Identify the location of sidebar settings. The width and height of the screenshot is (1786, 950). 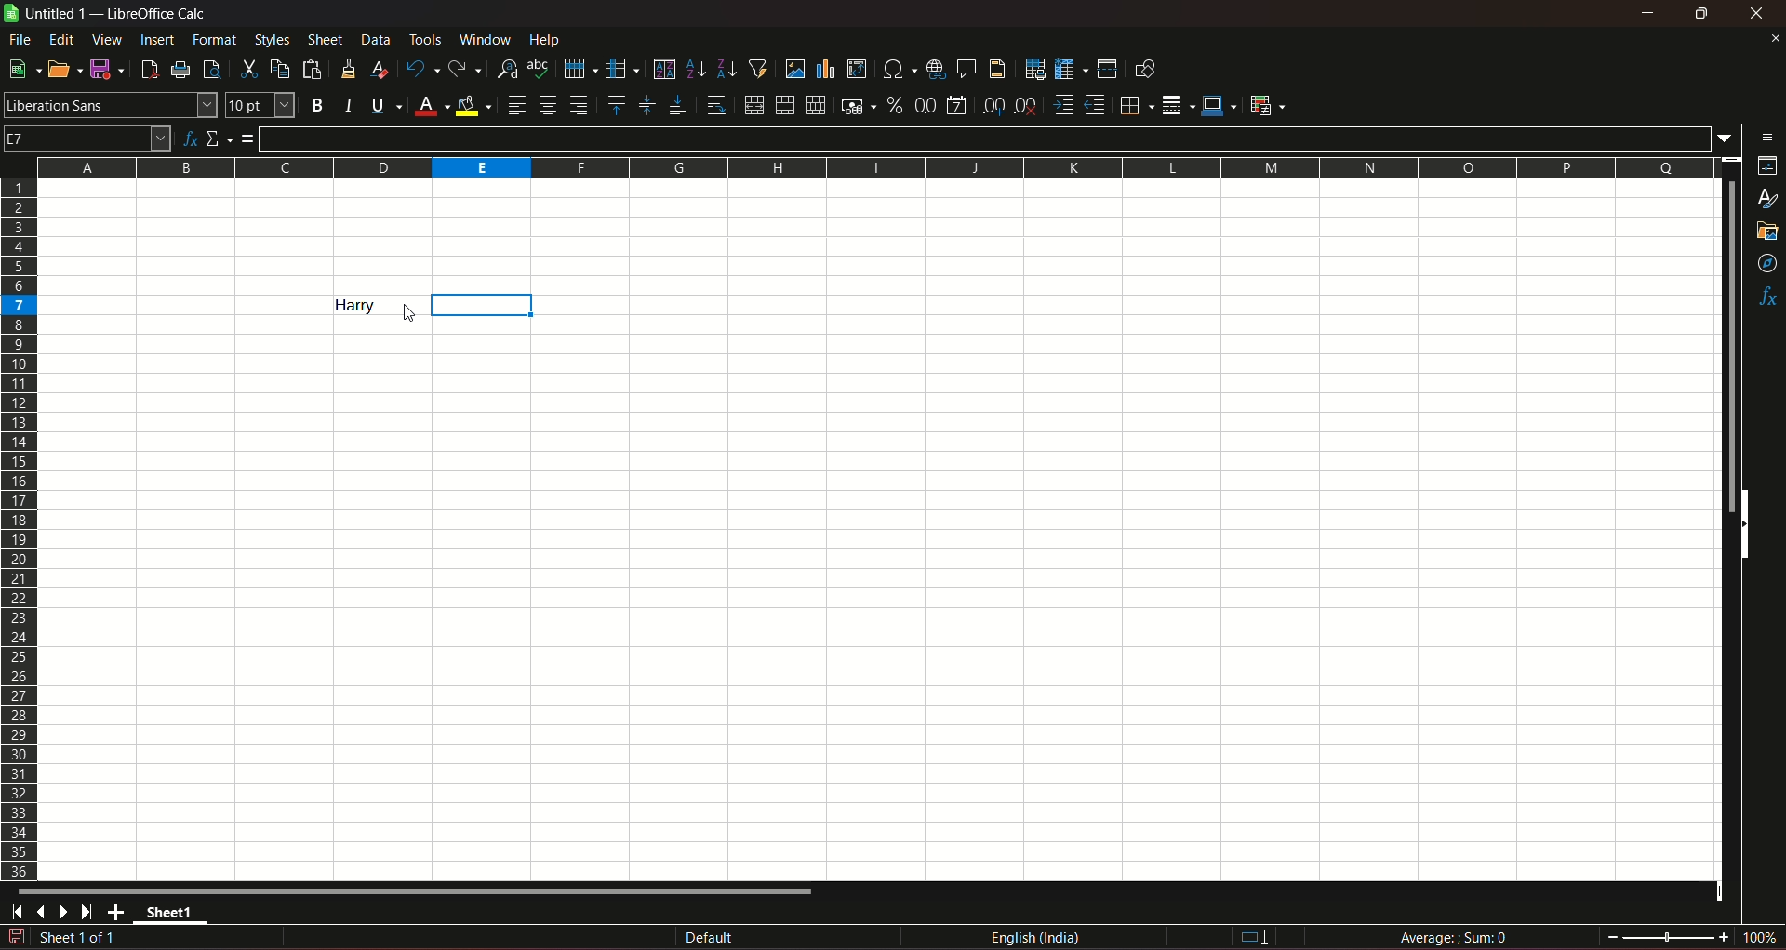
(1768, 136).